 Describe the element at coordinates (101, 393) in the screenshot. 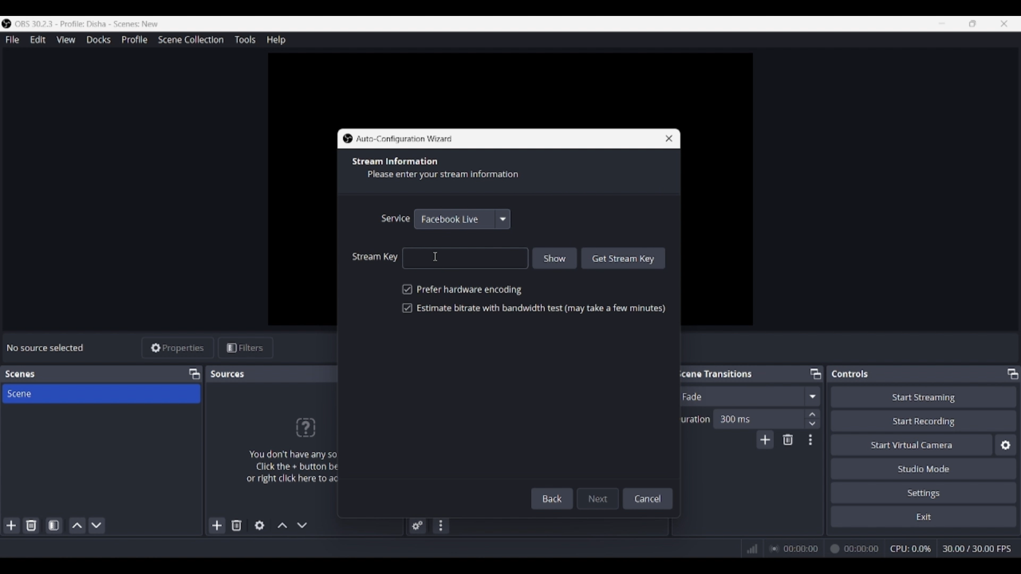

I see `Scene title` at that location.